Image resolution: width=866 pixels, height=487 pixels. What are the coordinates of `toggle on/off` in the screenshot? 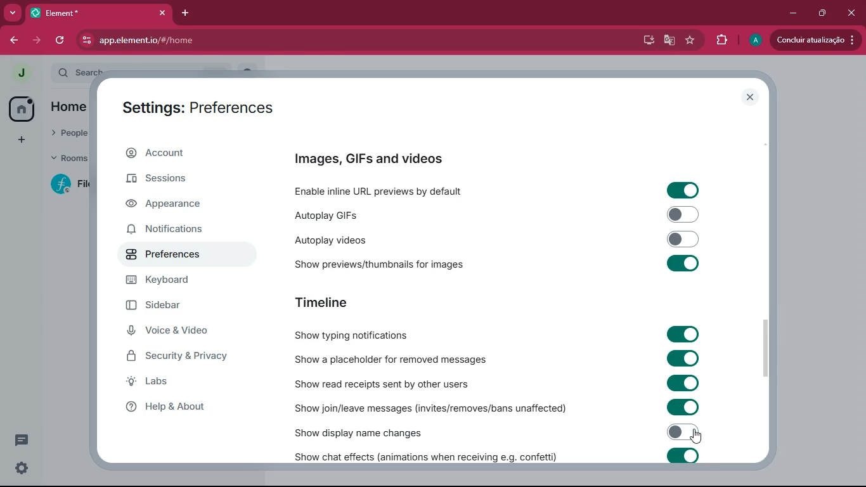 It's located at (684, 239).